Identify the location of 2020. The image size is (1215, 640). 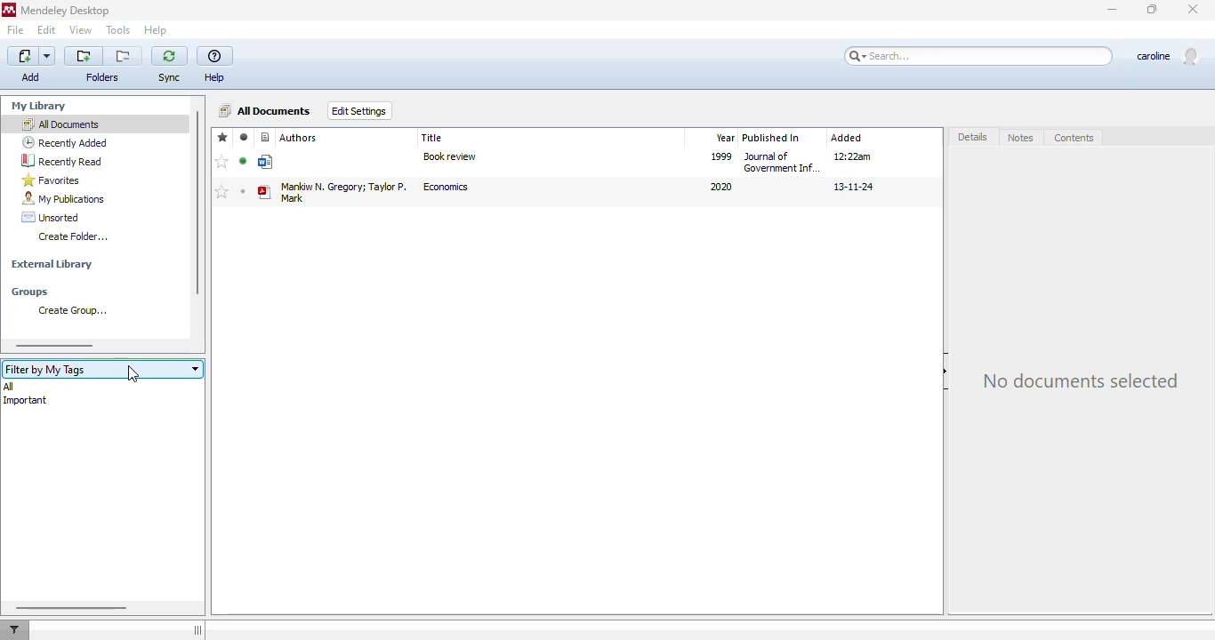
(720, 187).